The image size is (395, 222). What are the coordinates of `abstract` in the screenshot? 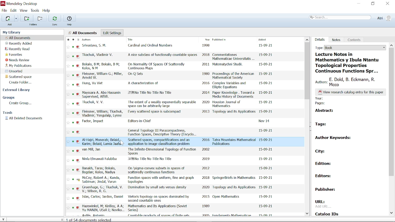 It's located at (325, 110).